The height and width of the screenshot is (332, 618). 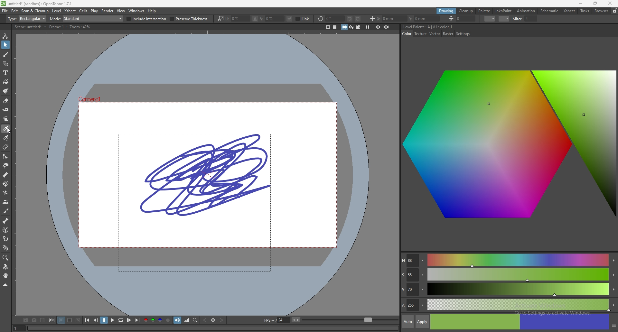 What do you see at coordinates (613, 325) in the screenshot?
I see `show or hide parts of the color page` at bounding box center [613, 325].